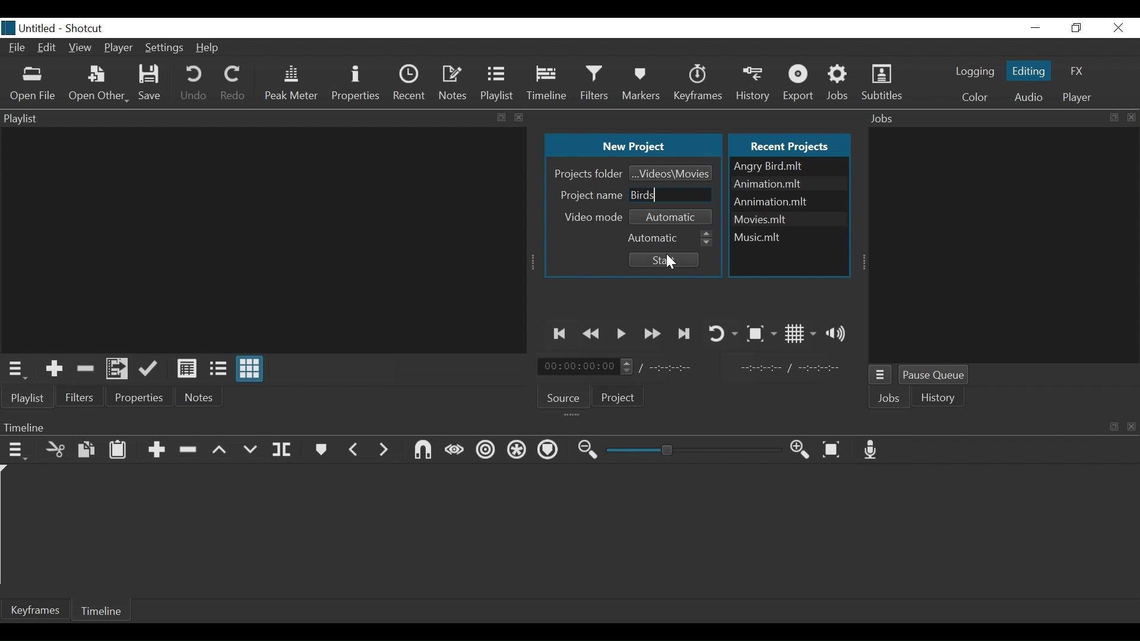  I want to click on Split at playhead, so click(282, 450).